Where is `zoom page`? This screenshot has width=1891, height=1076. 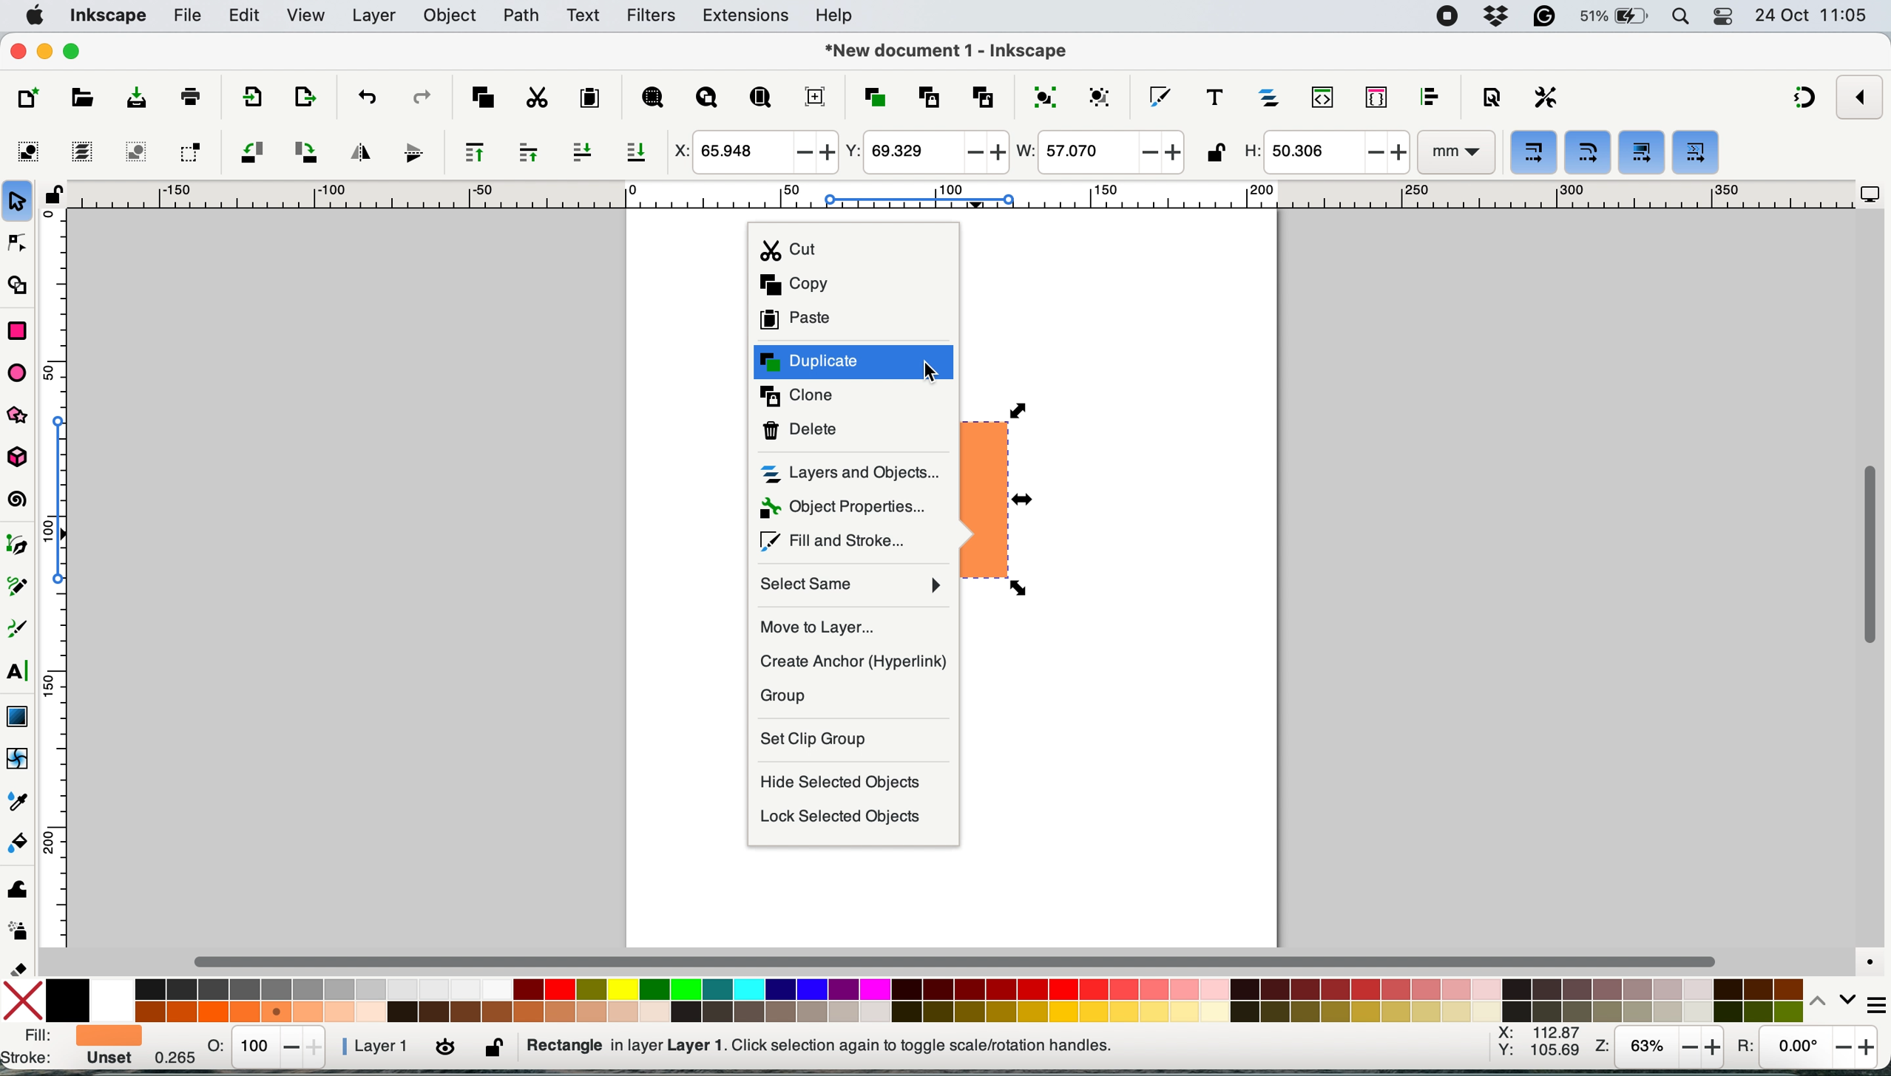 zoom page is located at coordinates (760, 98).